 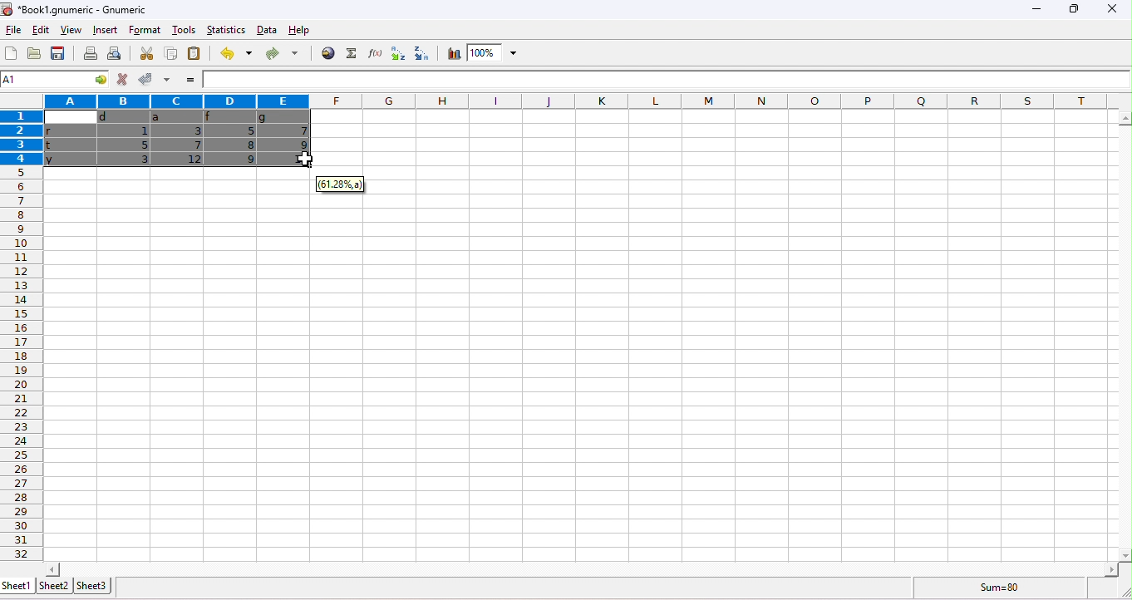 I want to click on zoom, so click(x=492, y=52).